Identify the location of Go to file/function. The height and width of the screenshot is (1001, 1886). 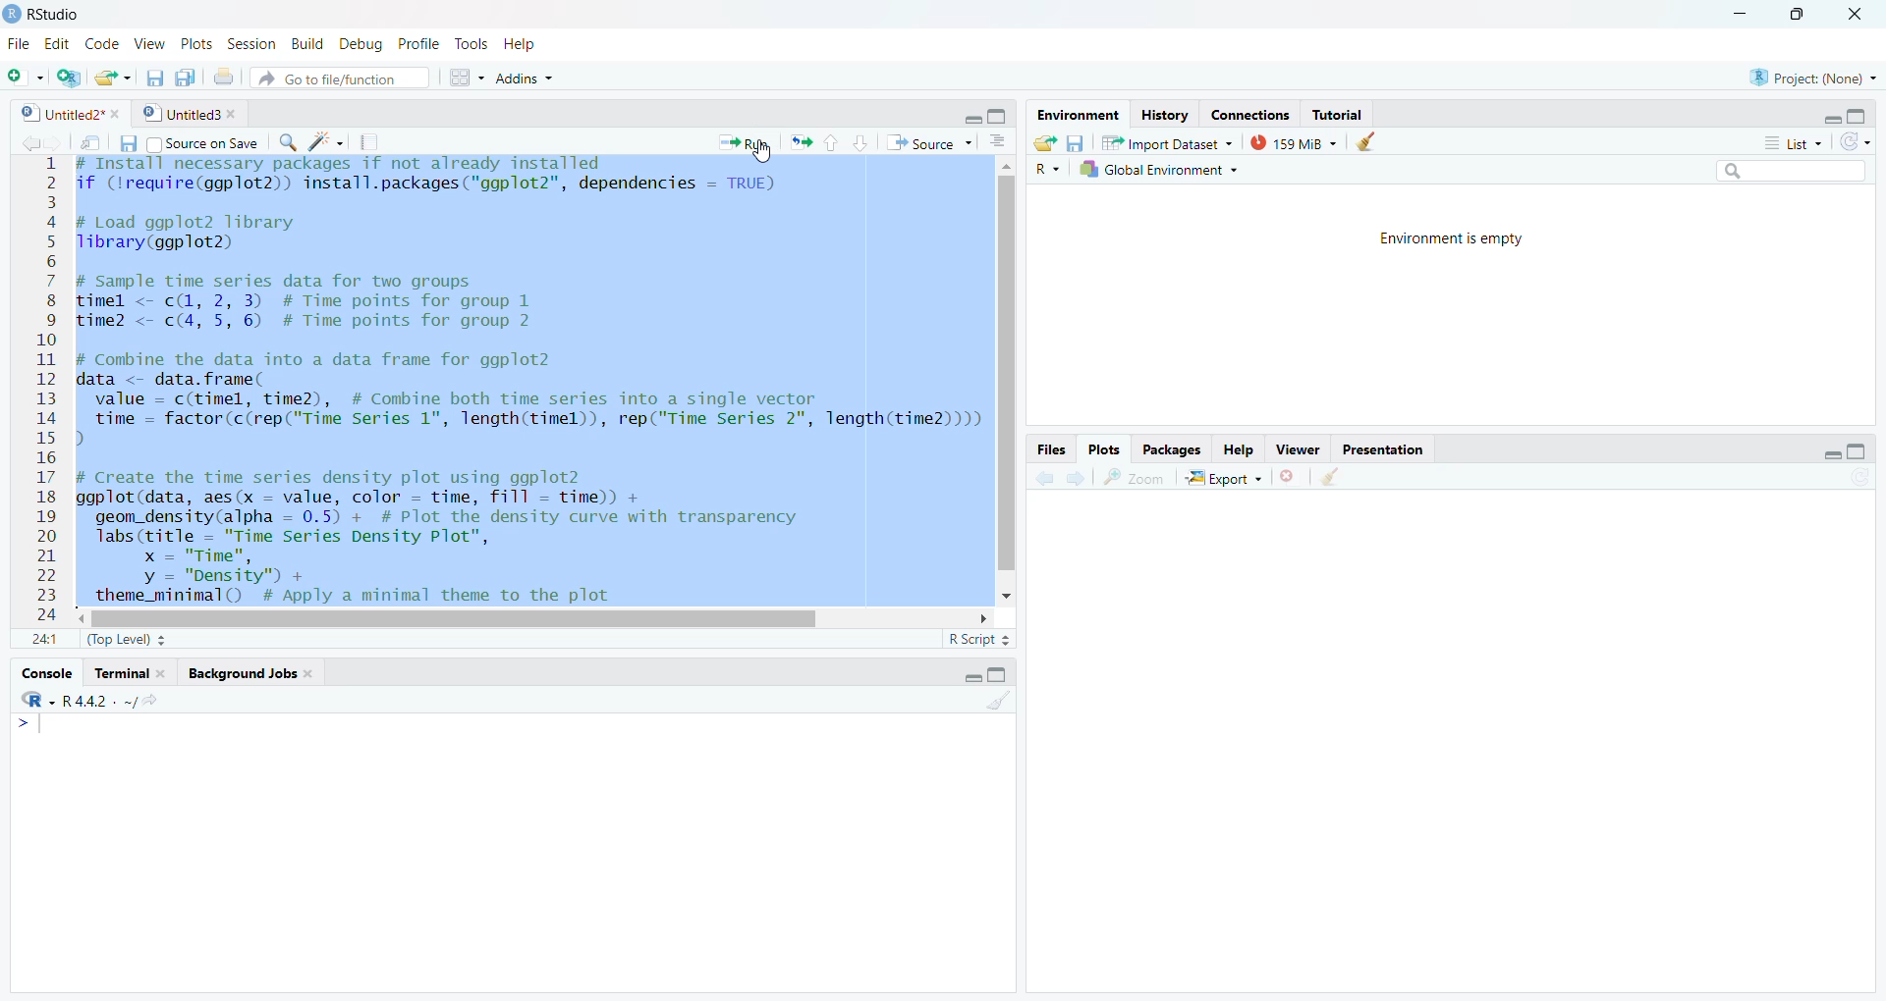
(342, 79).